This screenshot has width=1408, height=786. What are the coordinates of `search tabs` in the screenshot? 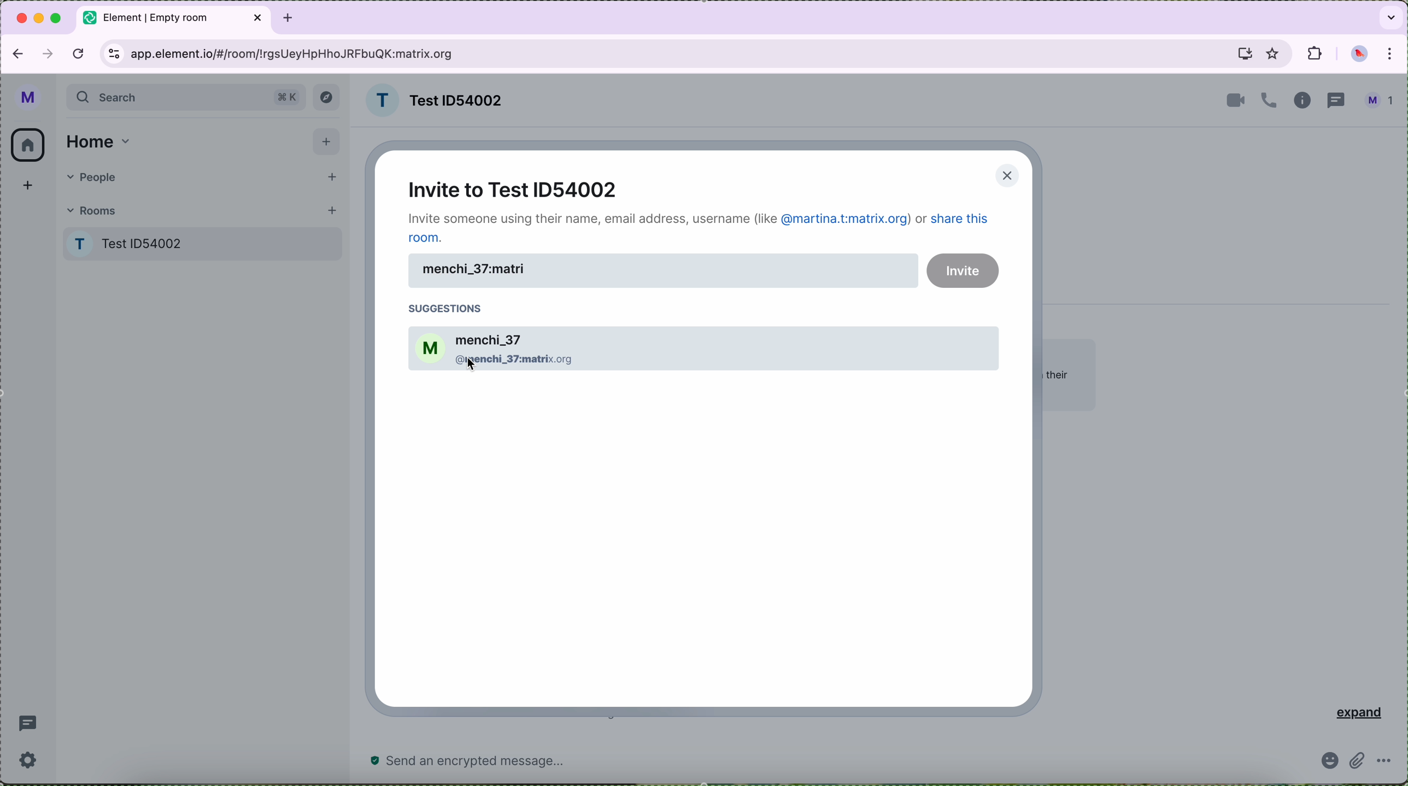 It's located at (1388, 17).